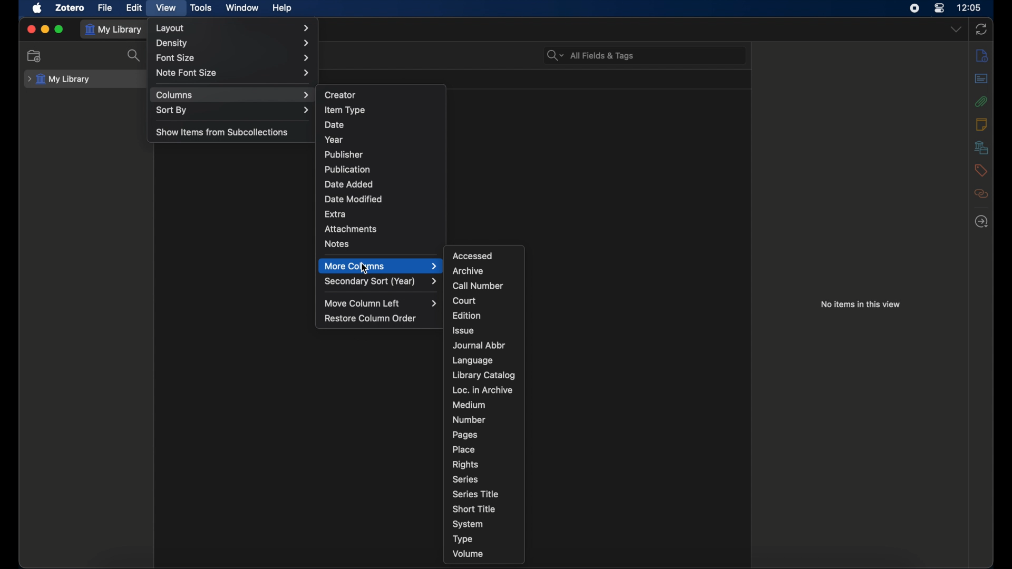  I want to click on issue, so click(463, 330).